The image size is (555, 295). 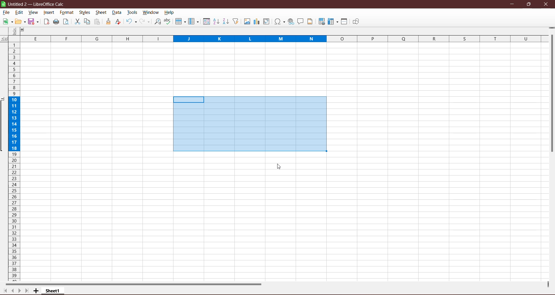 I want to click on Define Print Area, so click(x=321, y=22).